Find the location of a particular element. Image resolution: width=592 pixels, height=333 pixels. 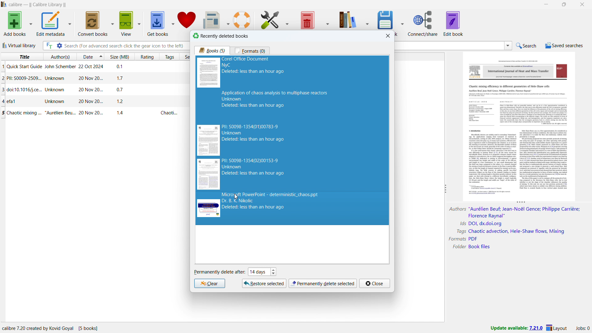

connect/share is located at coordinates (423, 23).